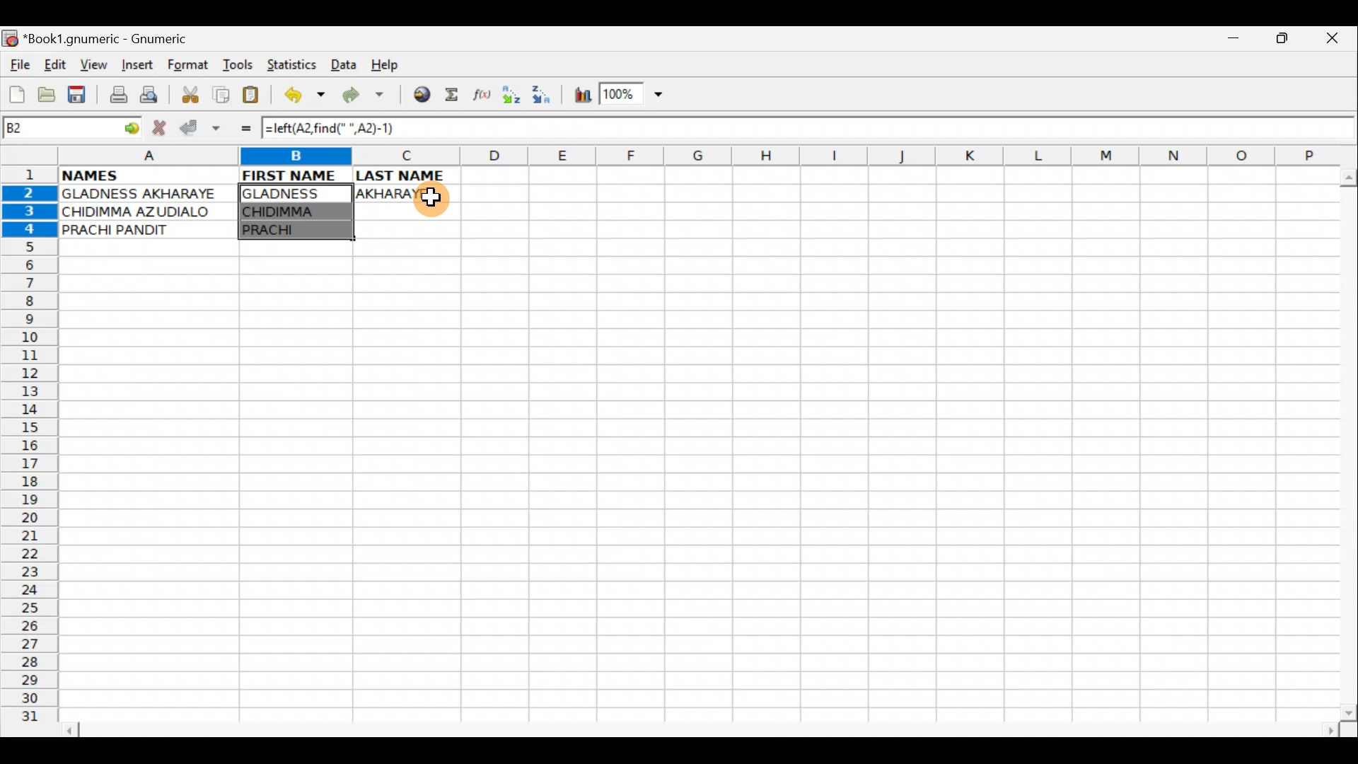  What do you see at coordinates (90, 64) in the screenshot?
I see `View` at bounding box center [90, 64].